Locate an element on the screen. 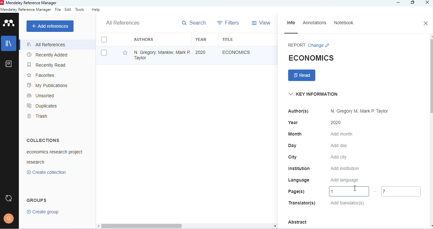  library is located at coordinates (9, 43).